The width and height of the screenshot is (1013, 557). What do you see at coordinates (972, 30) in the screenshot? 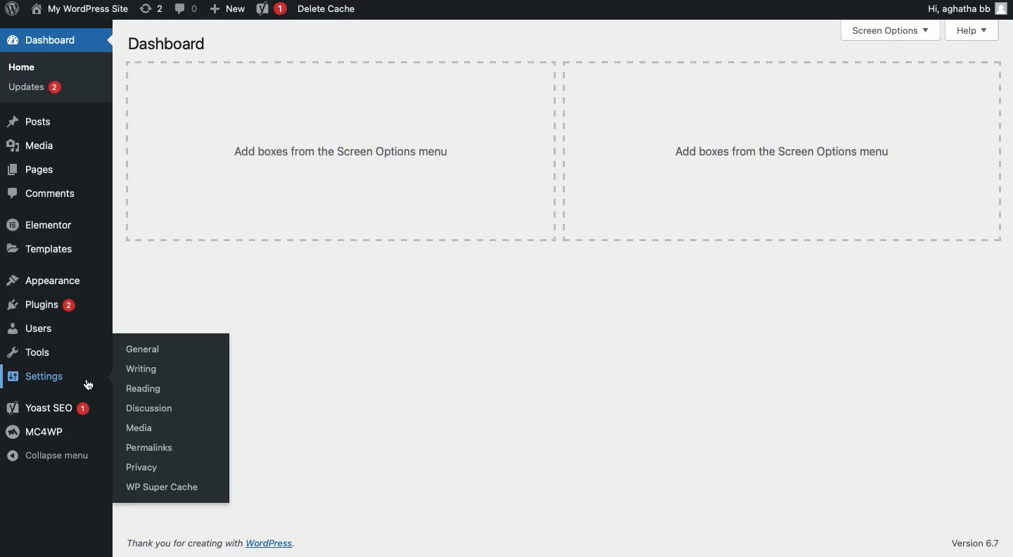
I see `Help` at bounding box center [972, 30].